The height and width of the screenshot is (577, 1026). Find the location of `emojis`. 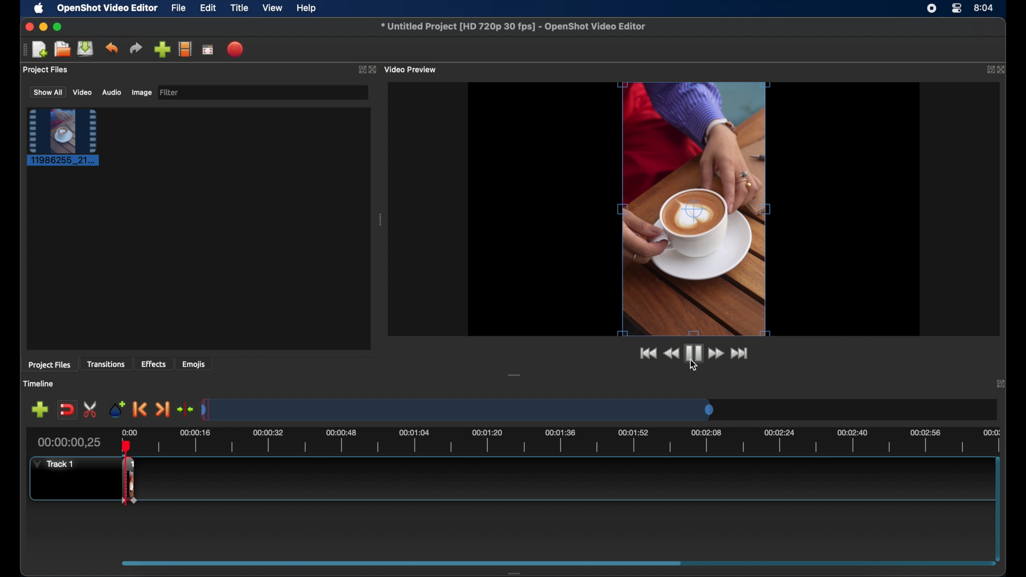

emojis is located at coordinates (194, 365).